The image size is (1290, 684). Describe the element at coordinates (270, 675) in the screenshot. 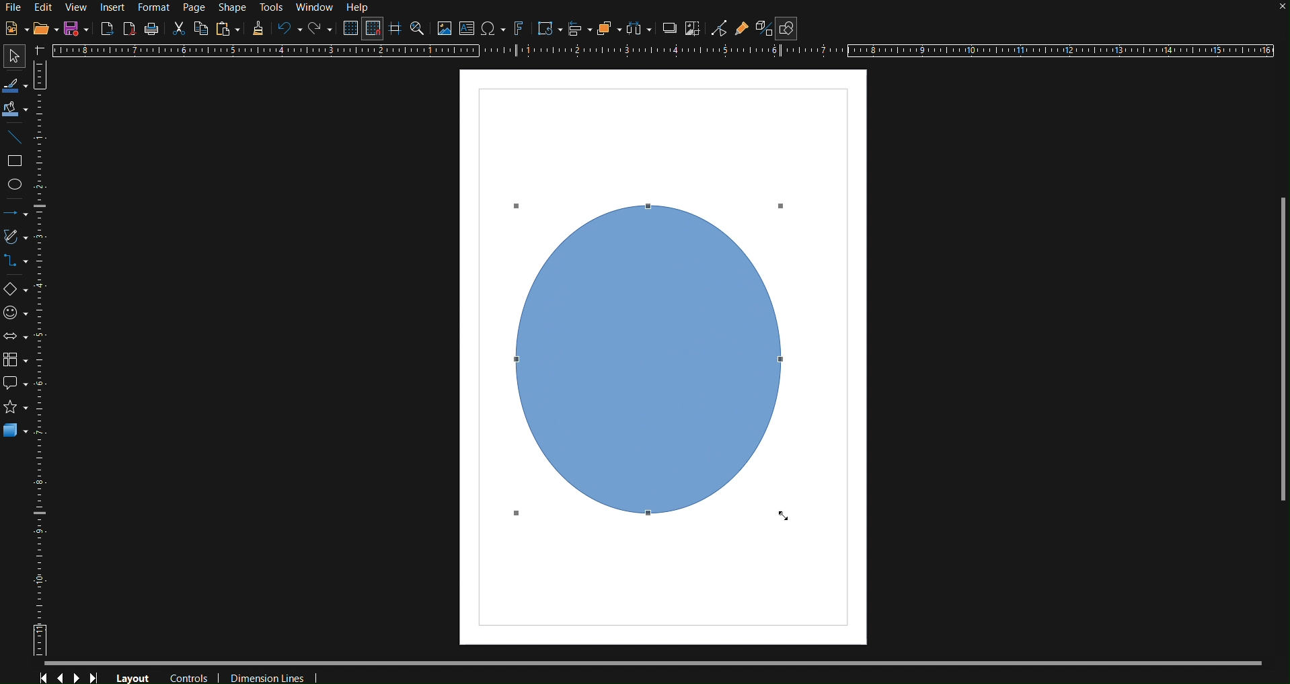

I see `Dimension Lines` at that location.